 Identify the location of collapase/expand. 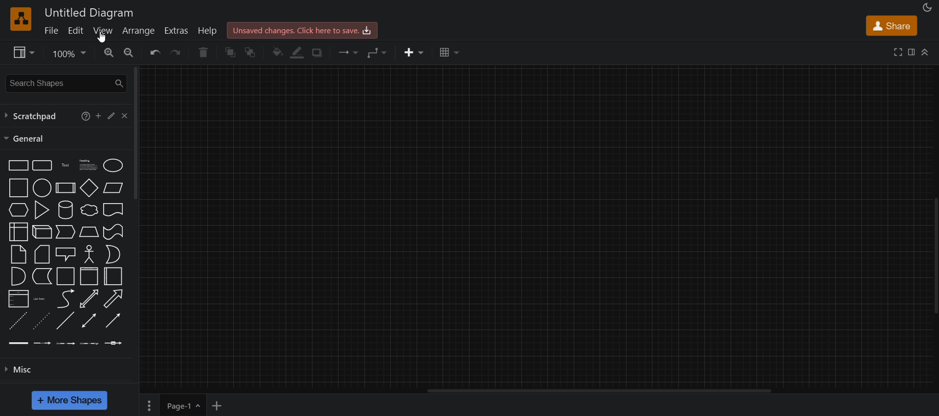
(925, 51).